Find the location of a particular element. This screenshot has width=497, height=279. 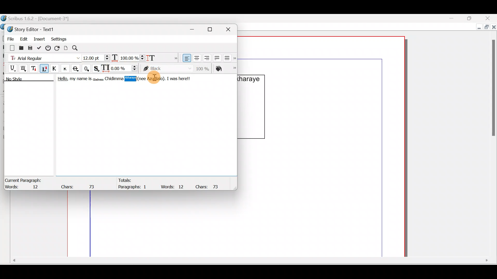

Scribus 1.6.2 - [Document-3*] is located at coordinates (41, 19).